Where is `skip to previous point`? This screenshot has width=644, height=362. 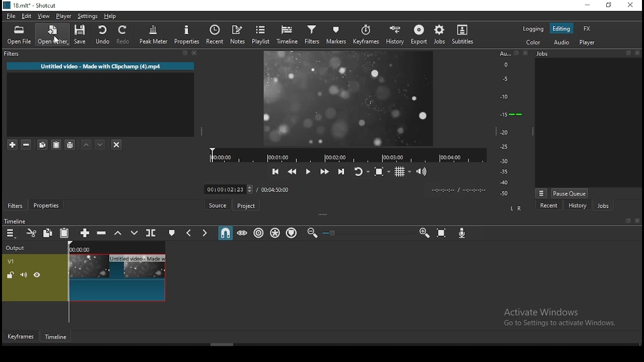 skip to previous point is located at coordinates (275, 171).